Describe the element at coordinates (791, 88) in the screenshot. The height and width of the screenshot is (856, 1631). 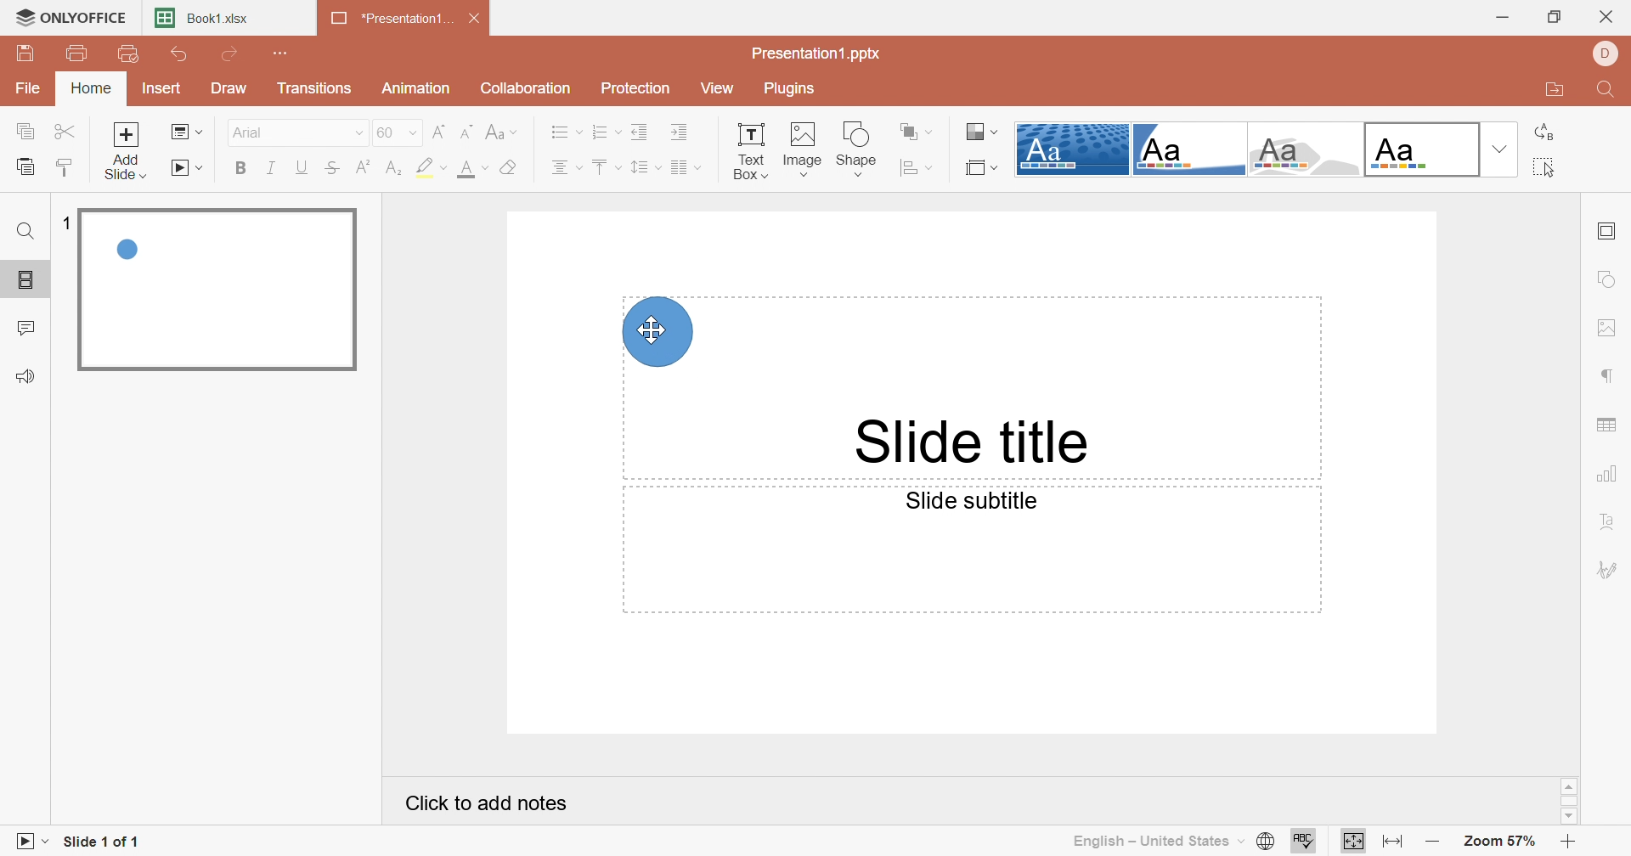
I see `Plugins` at that location.